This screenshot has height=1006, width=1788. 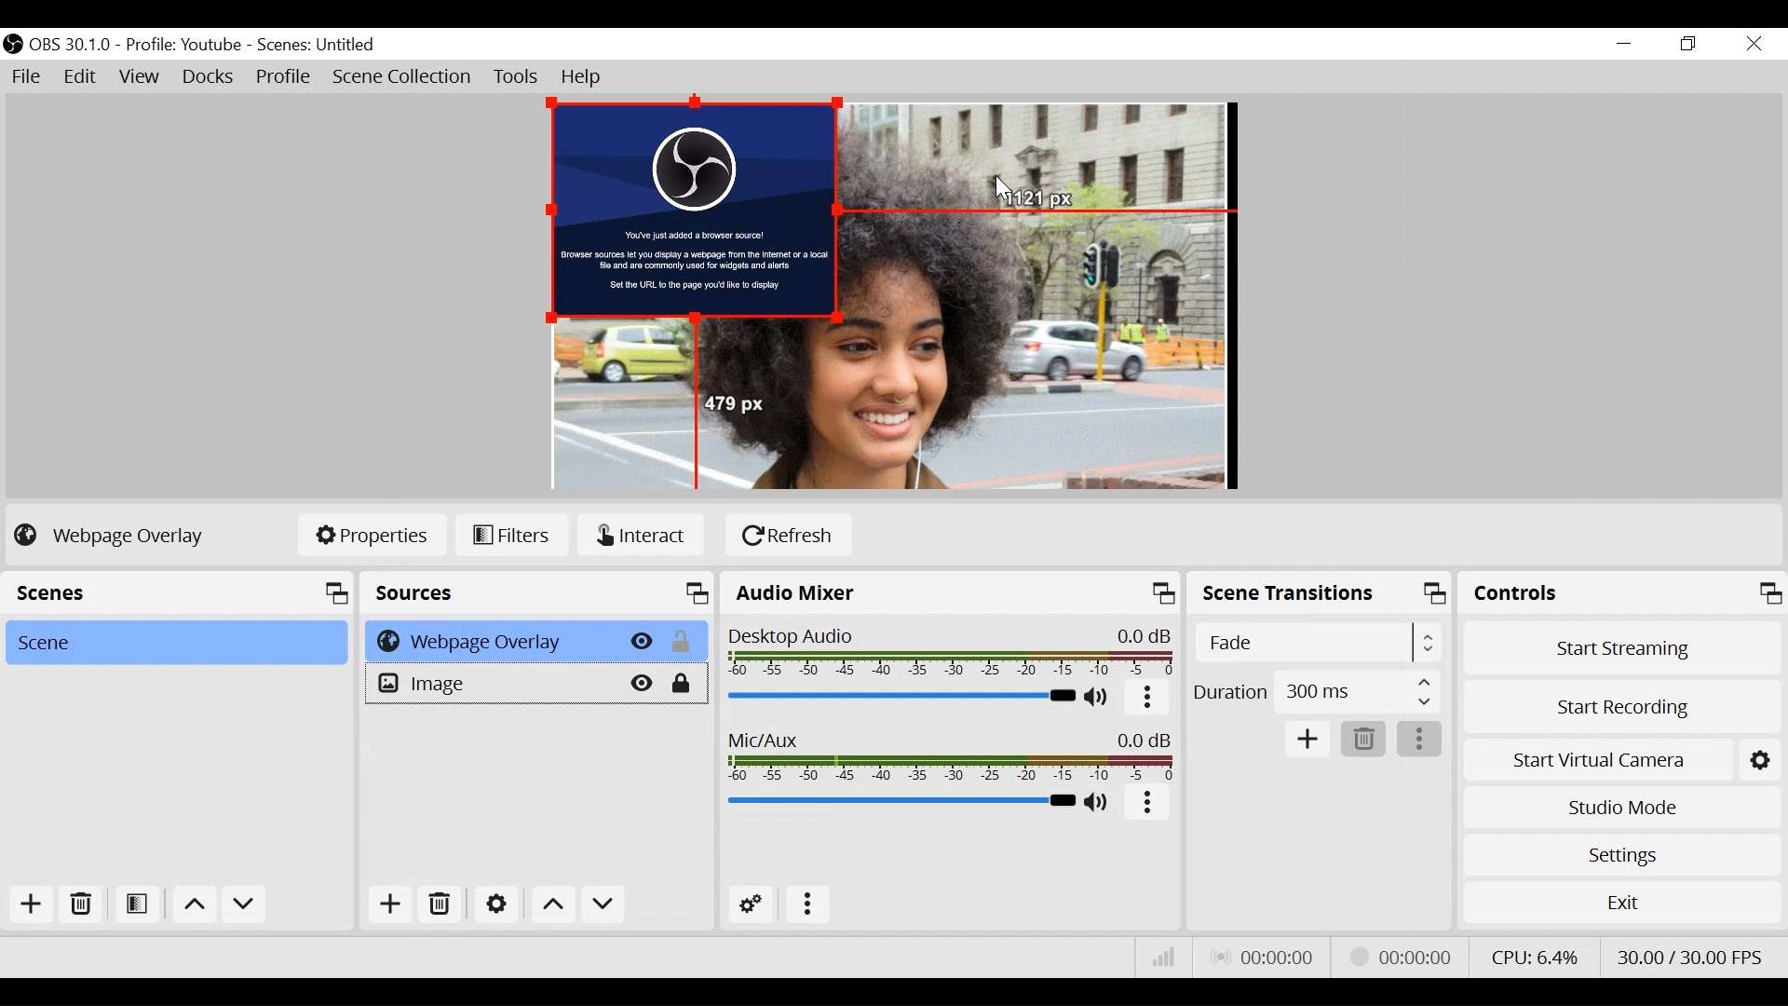 What do you see at coordinates (1166, 957) in the screenshot?
I see `Bitrate` at bounding box center [1166, 957].